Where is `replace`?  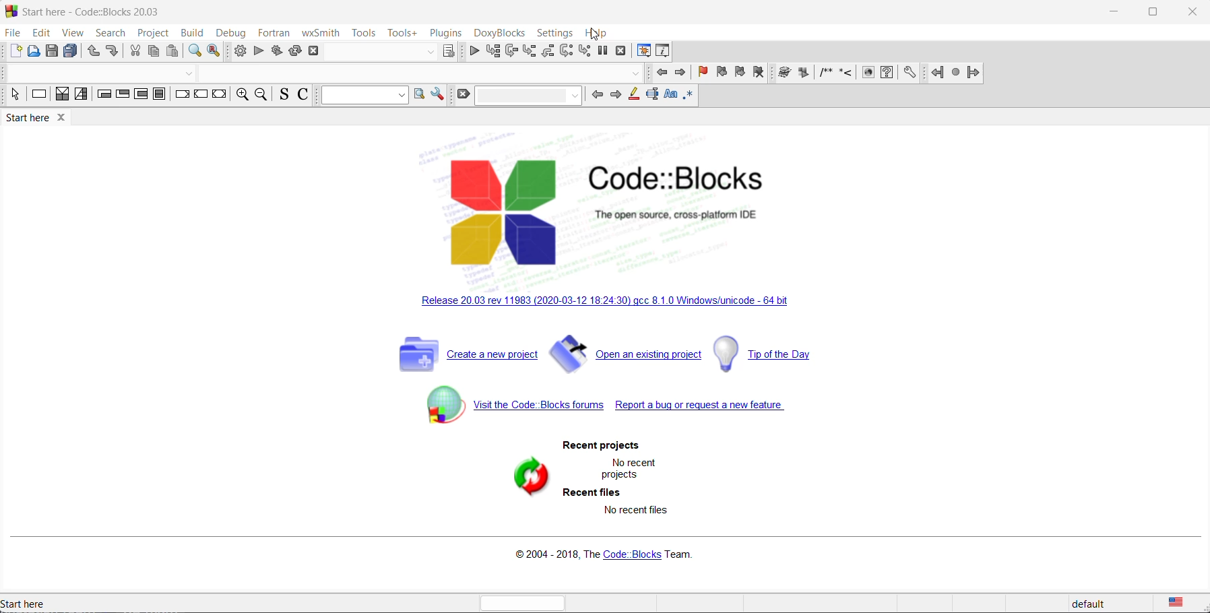 replace is located at coordinates (215, 52).